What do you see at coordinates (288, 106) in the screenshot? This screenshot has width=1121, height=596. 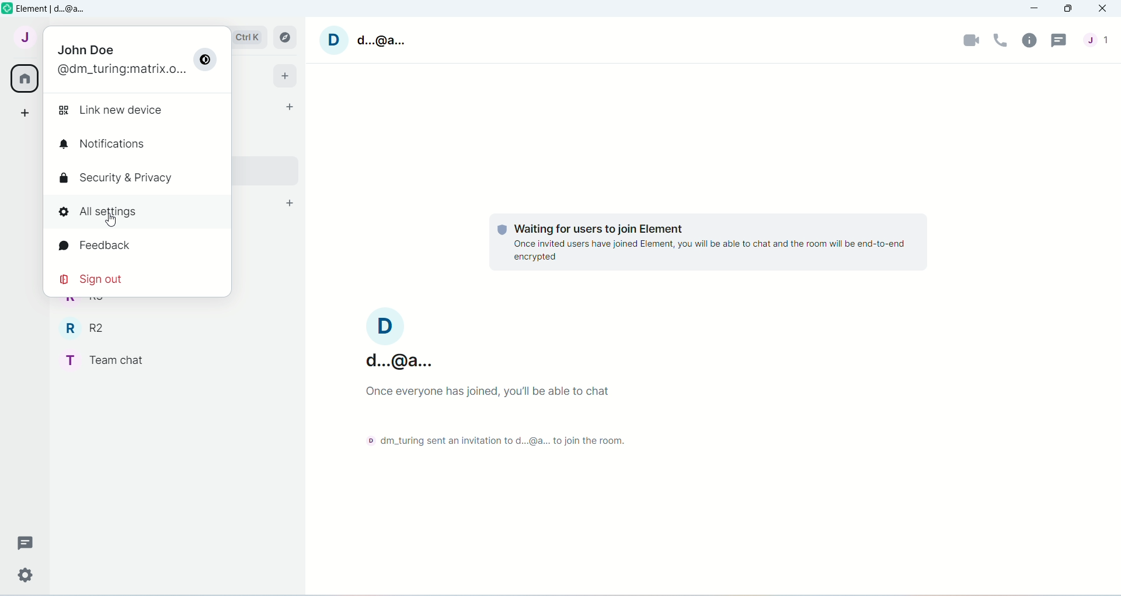 I see `Start chat` at bounding box center [288, 106].